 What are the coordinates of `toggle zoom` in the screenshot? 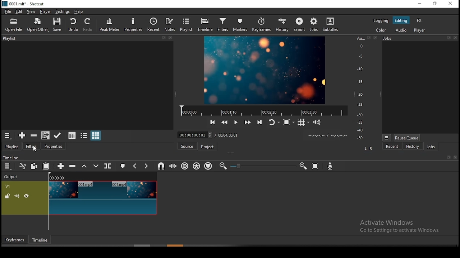 It's located at (287, 123).